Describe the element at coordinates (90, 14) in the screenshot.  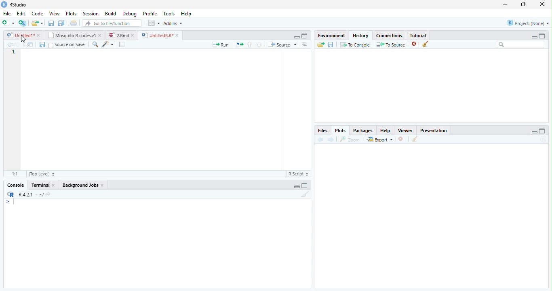
I see `Session` at that location.